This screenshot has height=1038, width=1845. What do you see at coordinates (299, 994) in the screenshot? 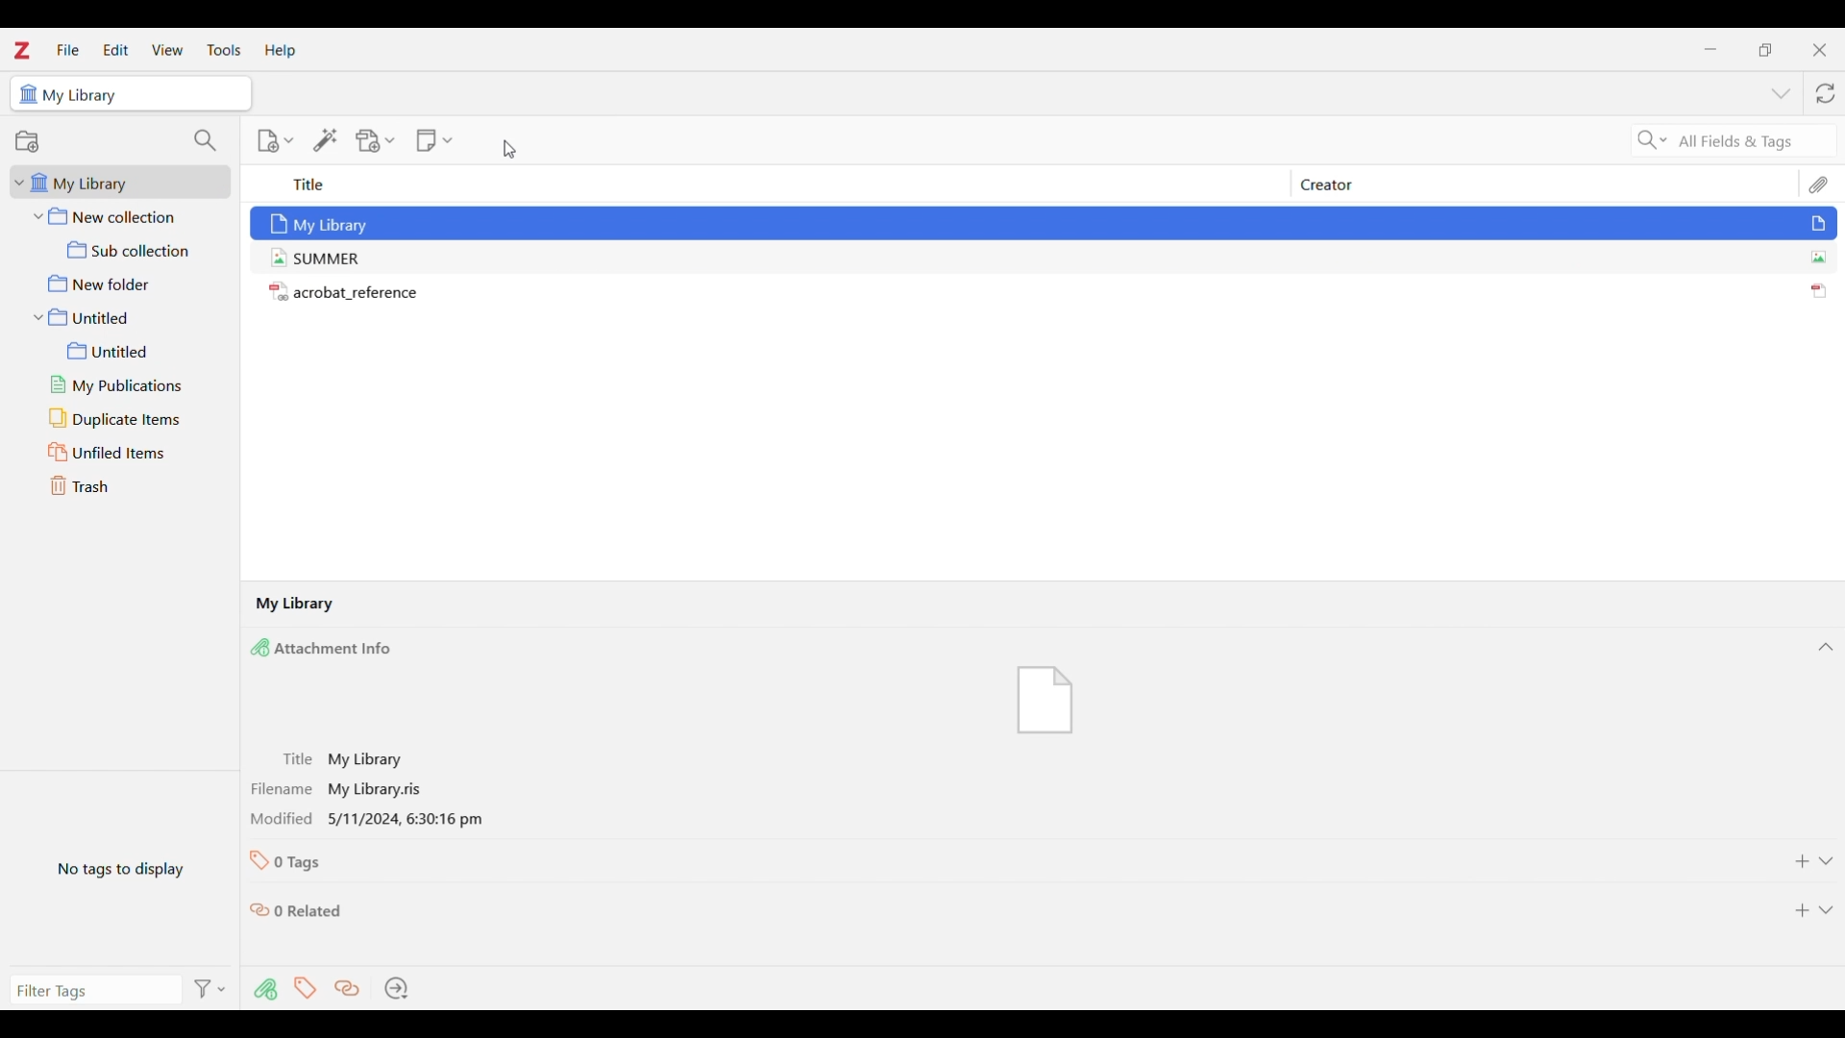
I see `tags` at bounding box center [299, 994].